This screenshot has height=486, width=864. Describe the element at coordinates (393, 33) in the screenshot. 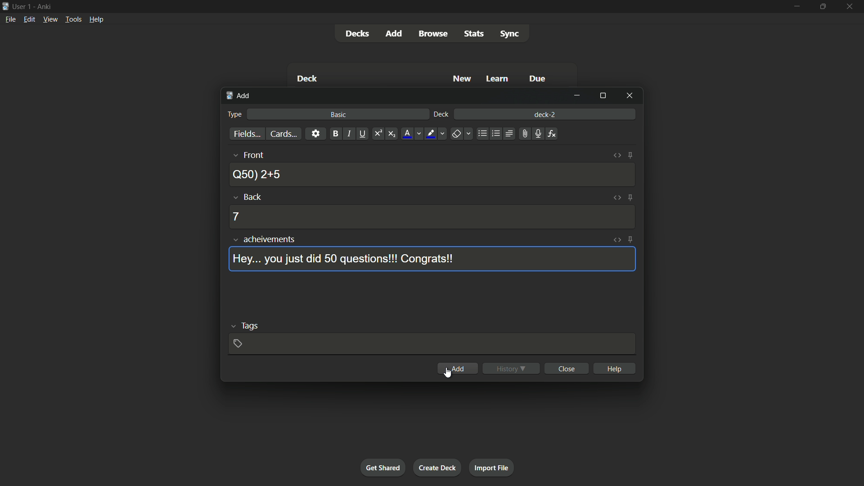

I see `add` at that location.